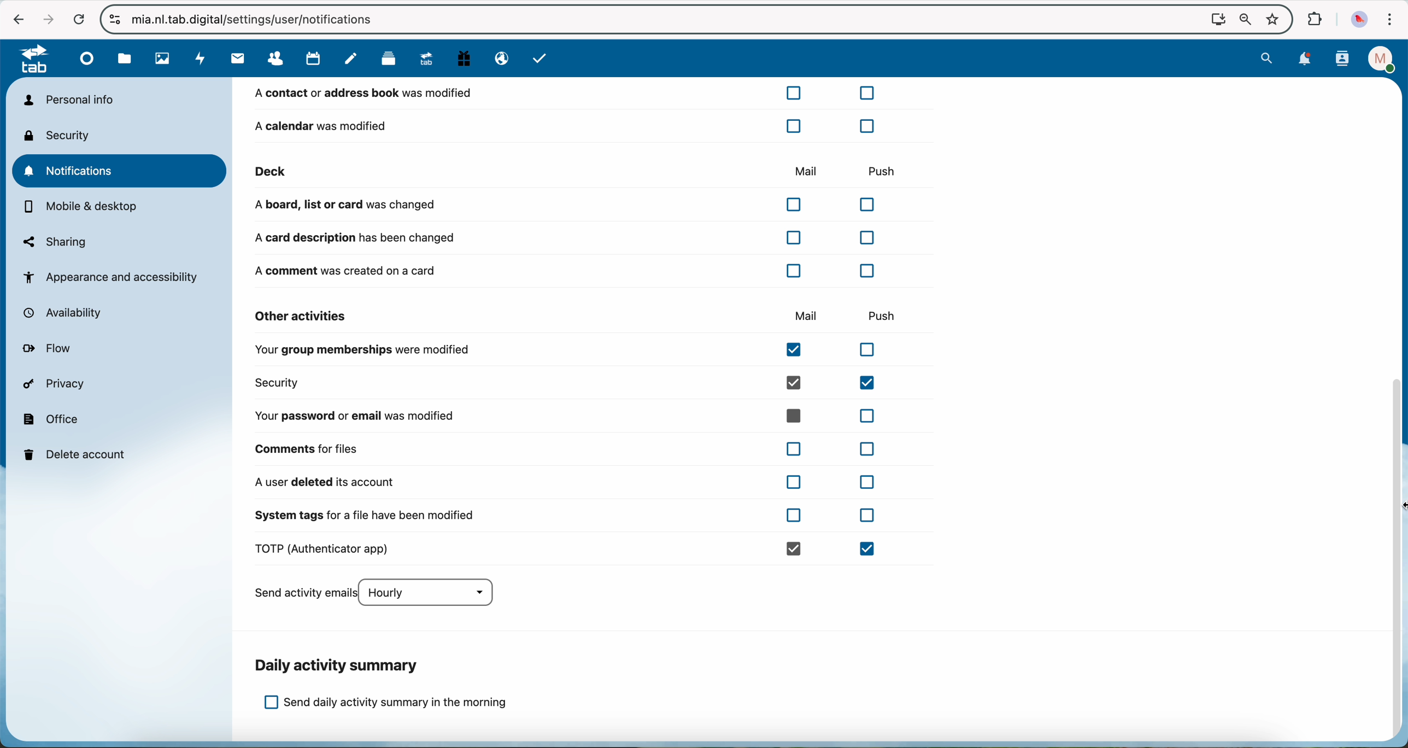 The image size is (1408, 748). I want to click on a calendar was modified, so click(564, 125).